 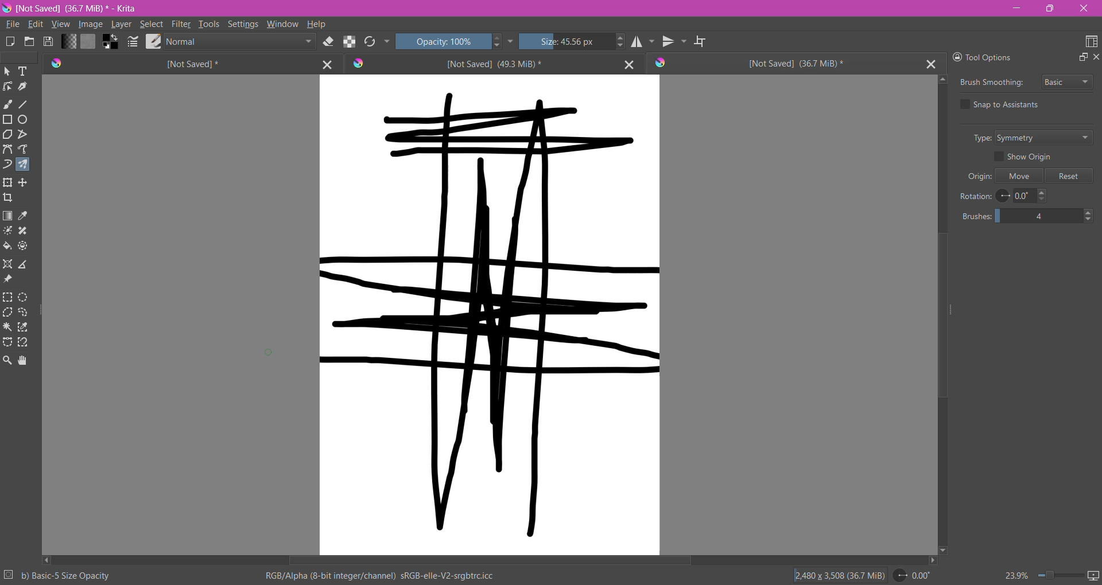 What do you see at coordinates (8, 87) in the screenshot?
I see `Edit Shapes Tool` at bounding box center [8, 87].